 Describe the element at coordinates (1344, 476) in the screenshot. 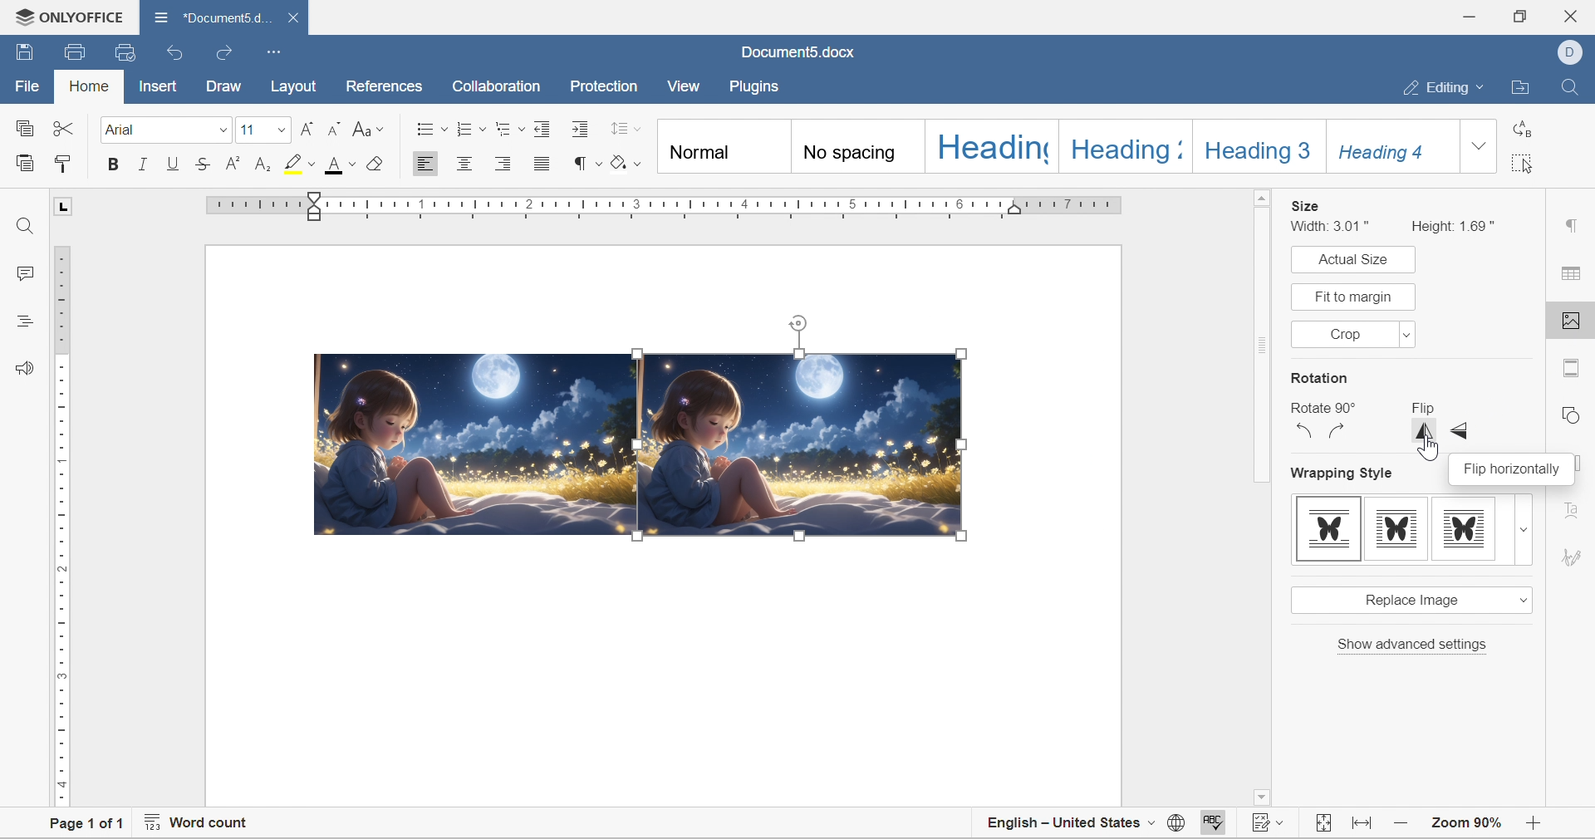

I see `wrapping style` at that location.